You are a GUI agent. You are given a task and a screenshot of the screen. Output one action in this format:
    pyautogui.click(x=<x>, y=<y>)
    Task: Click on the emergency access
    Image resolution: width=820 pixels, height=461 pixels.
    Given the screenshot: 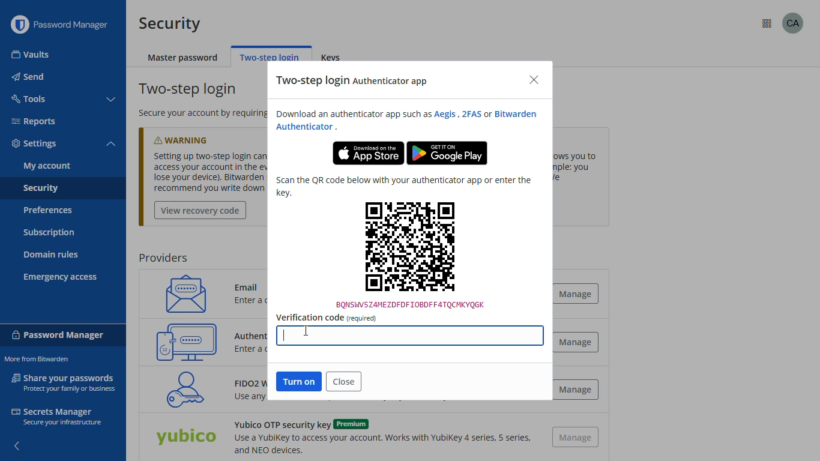 What is the action you would take?
    pyautogui.click(x=61, y=277)
    